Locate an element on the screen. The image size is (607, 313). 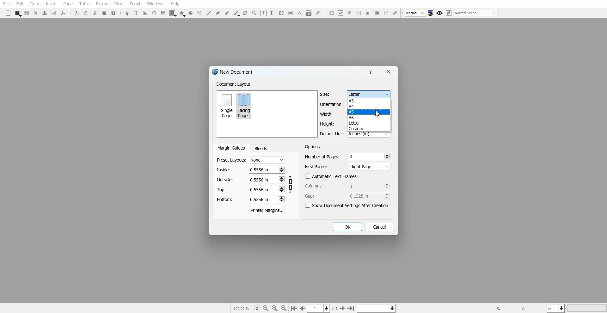
Redo is located at coordinates (86, 13).